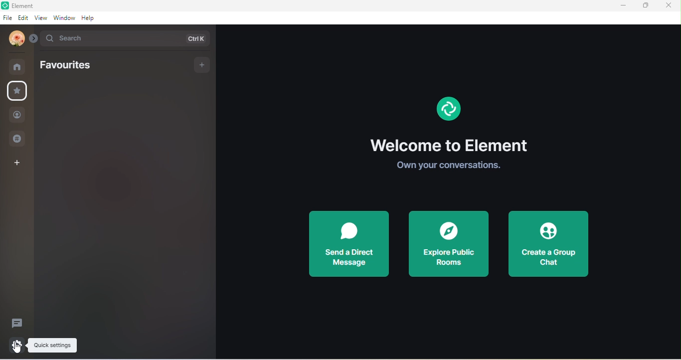  I want to click on add, so click(203, 64).